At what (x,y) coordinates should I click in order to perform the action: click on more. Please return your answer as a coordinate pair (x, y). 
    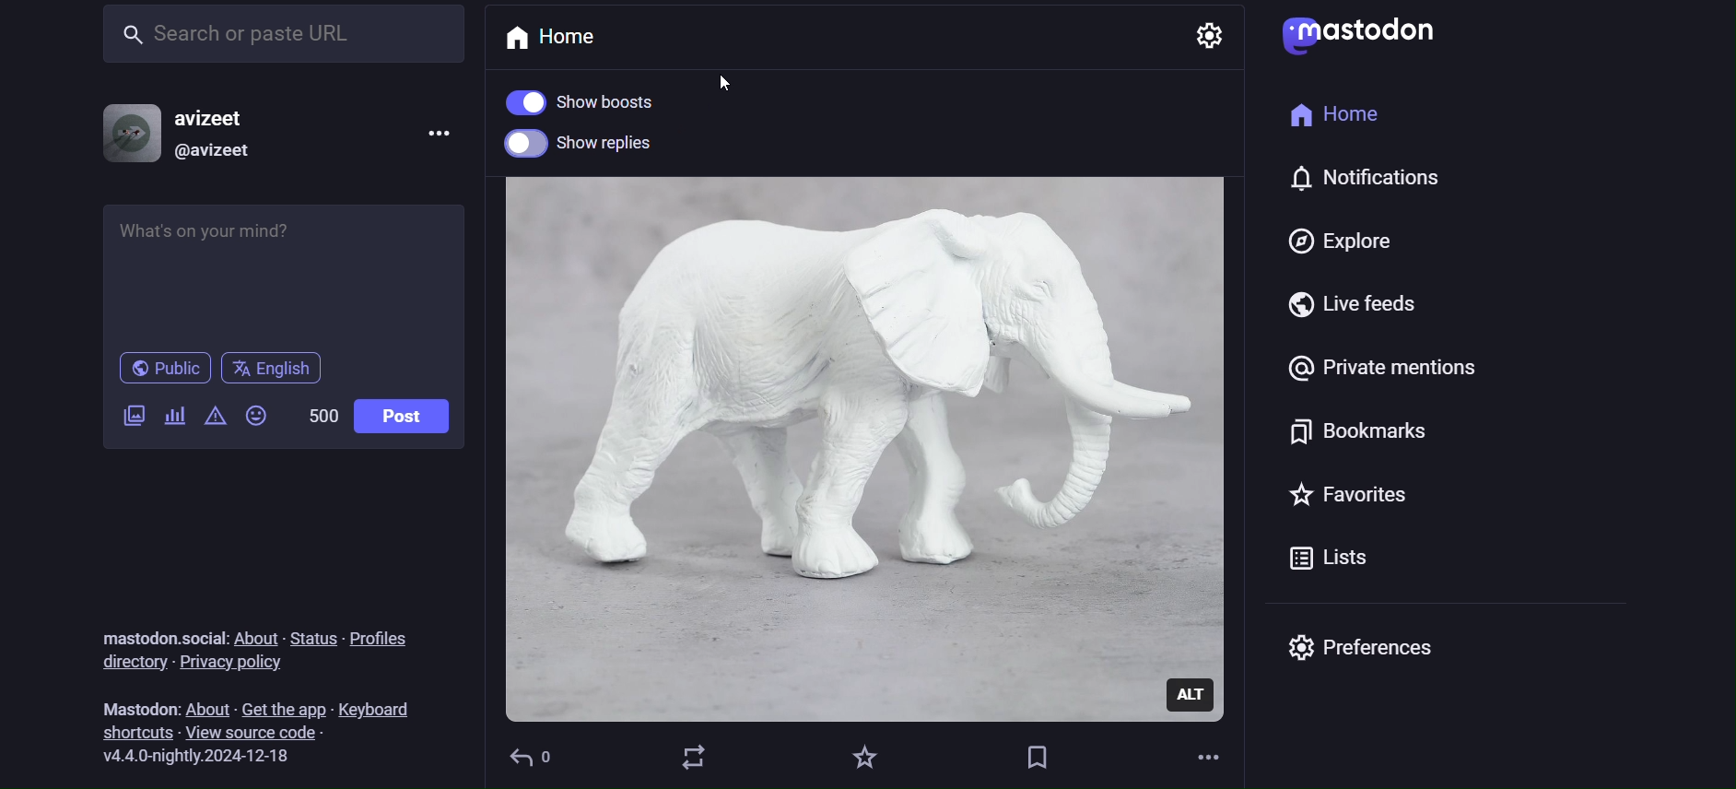
    Looking at the image, I should click on (1213, 758).